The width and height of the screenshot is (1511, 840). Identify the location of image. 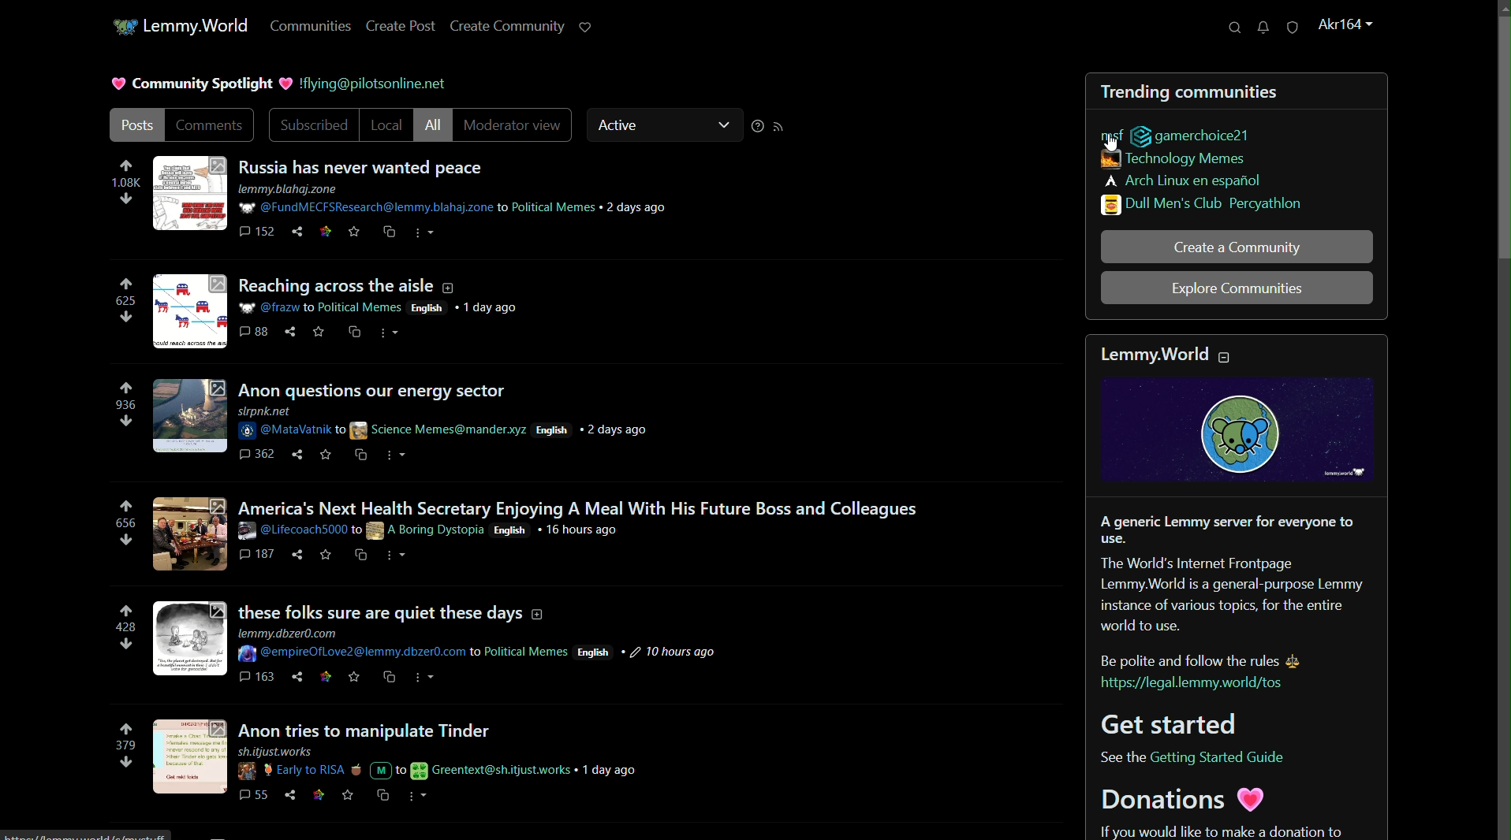
(190, 310).